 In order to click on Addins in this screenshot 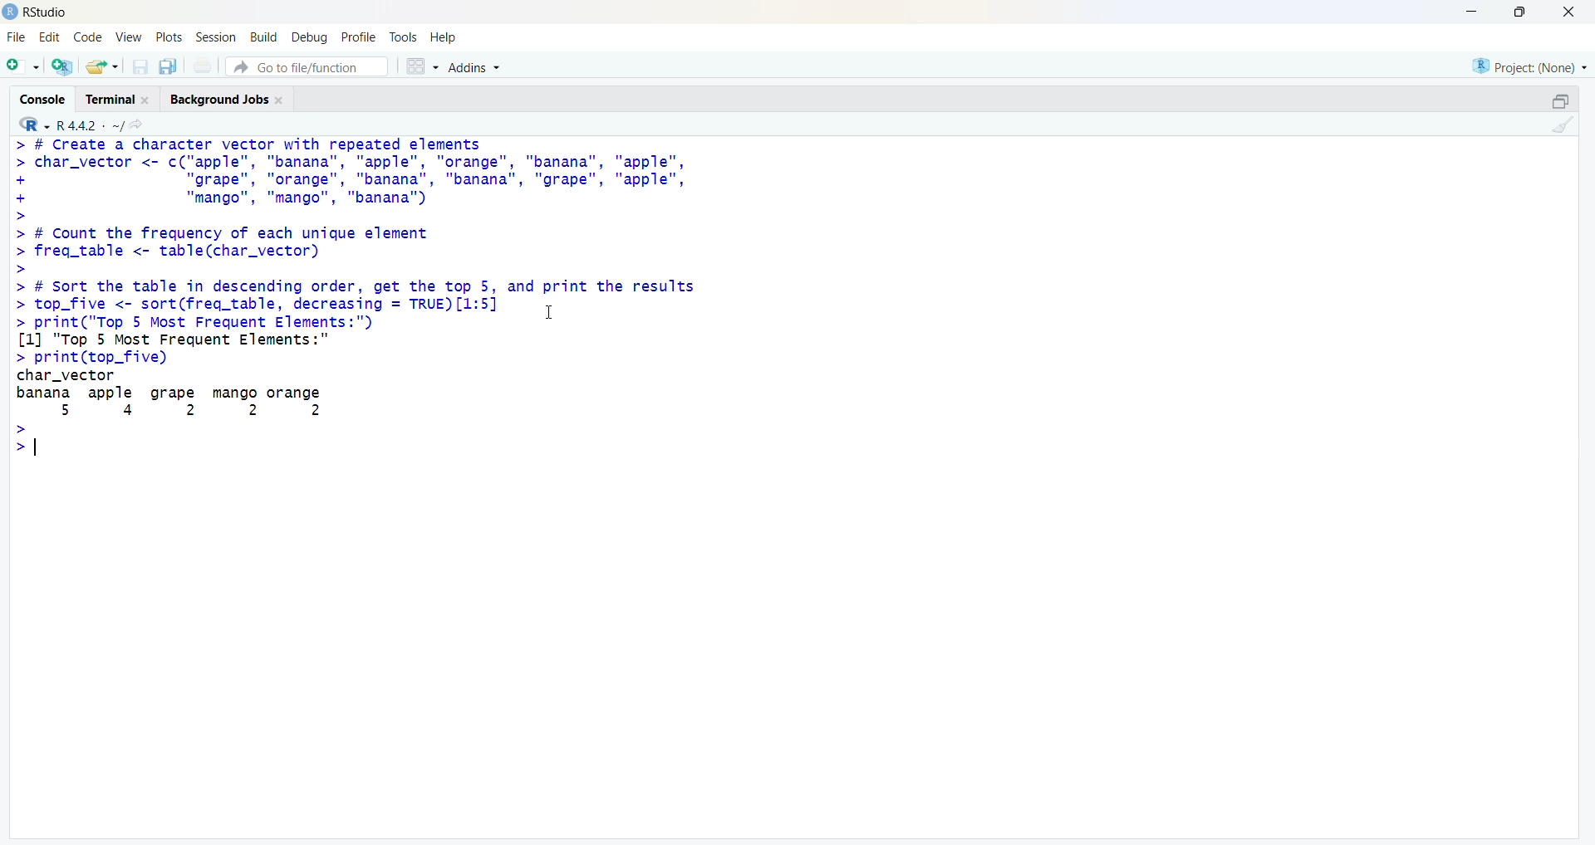, I will do `click(476, 67)`.